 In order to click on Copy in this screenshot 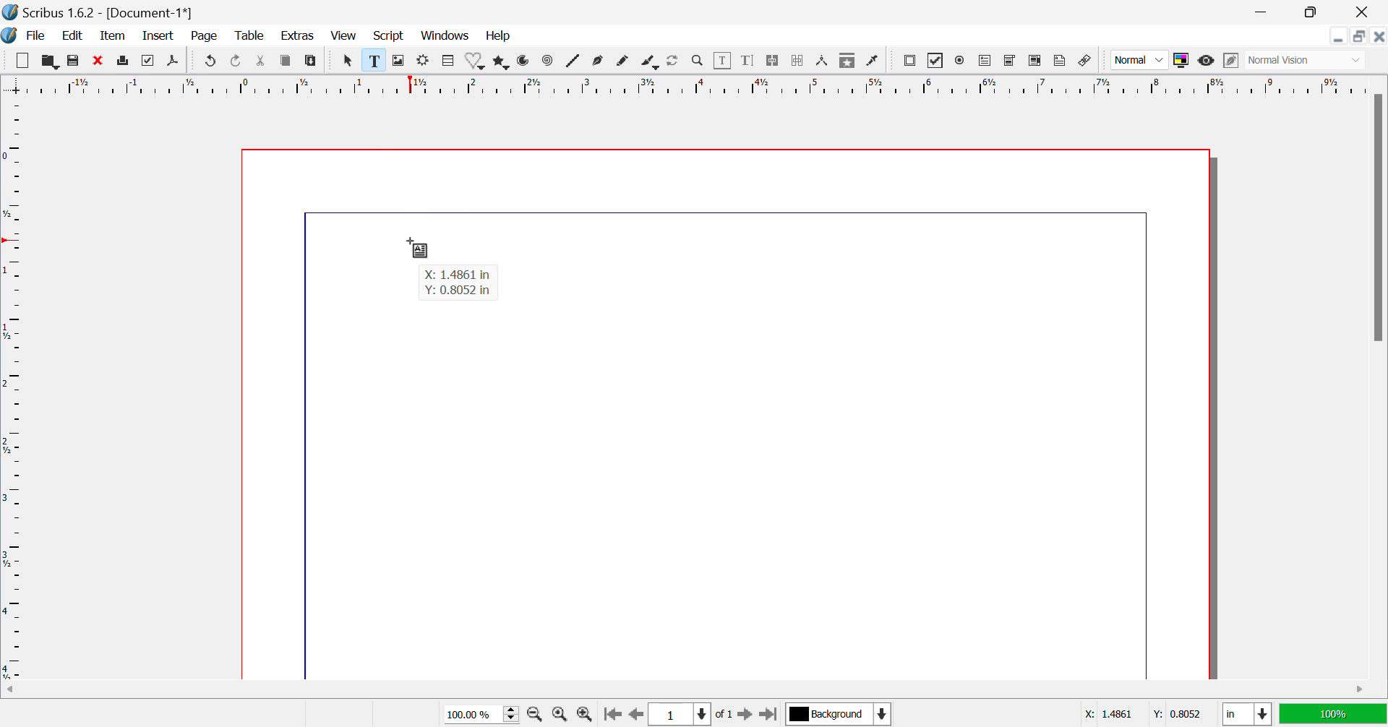, I will do `click(286, 61)`.